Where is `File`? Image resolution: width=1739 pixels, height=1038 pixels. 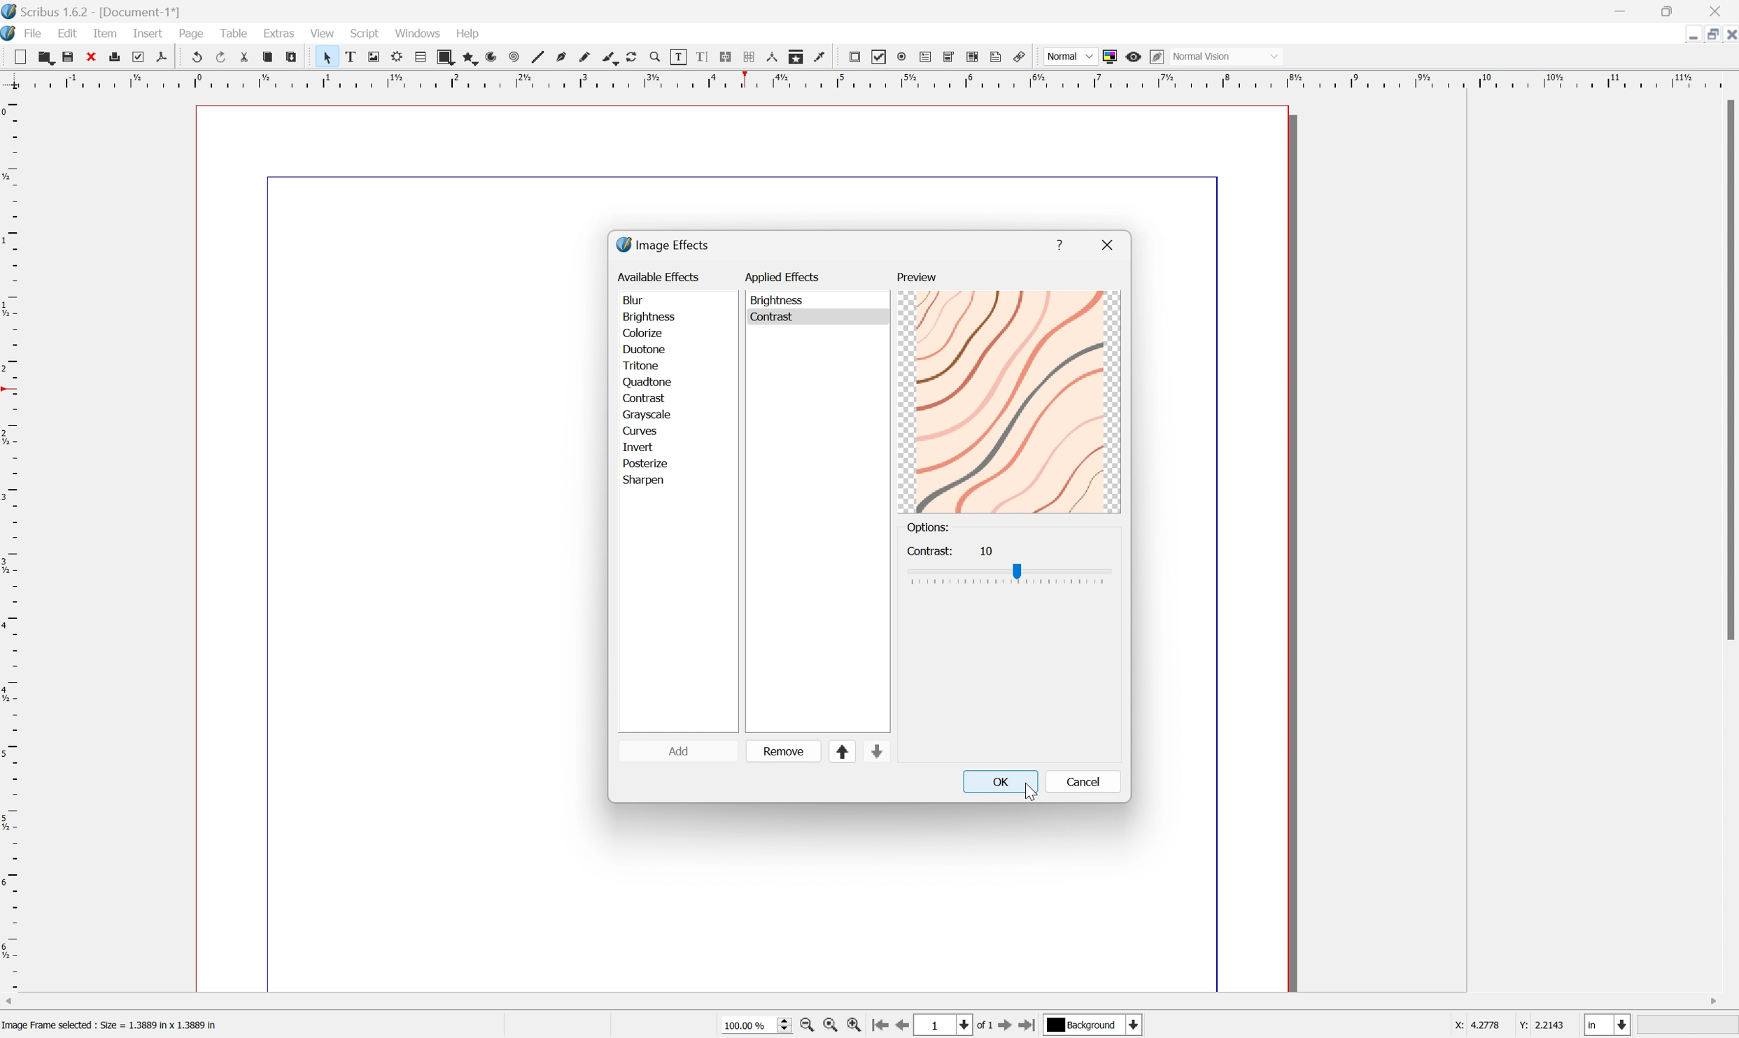
File is located at coordinates (35, 33).